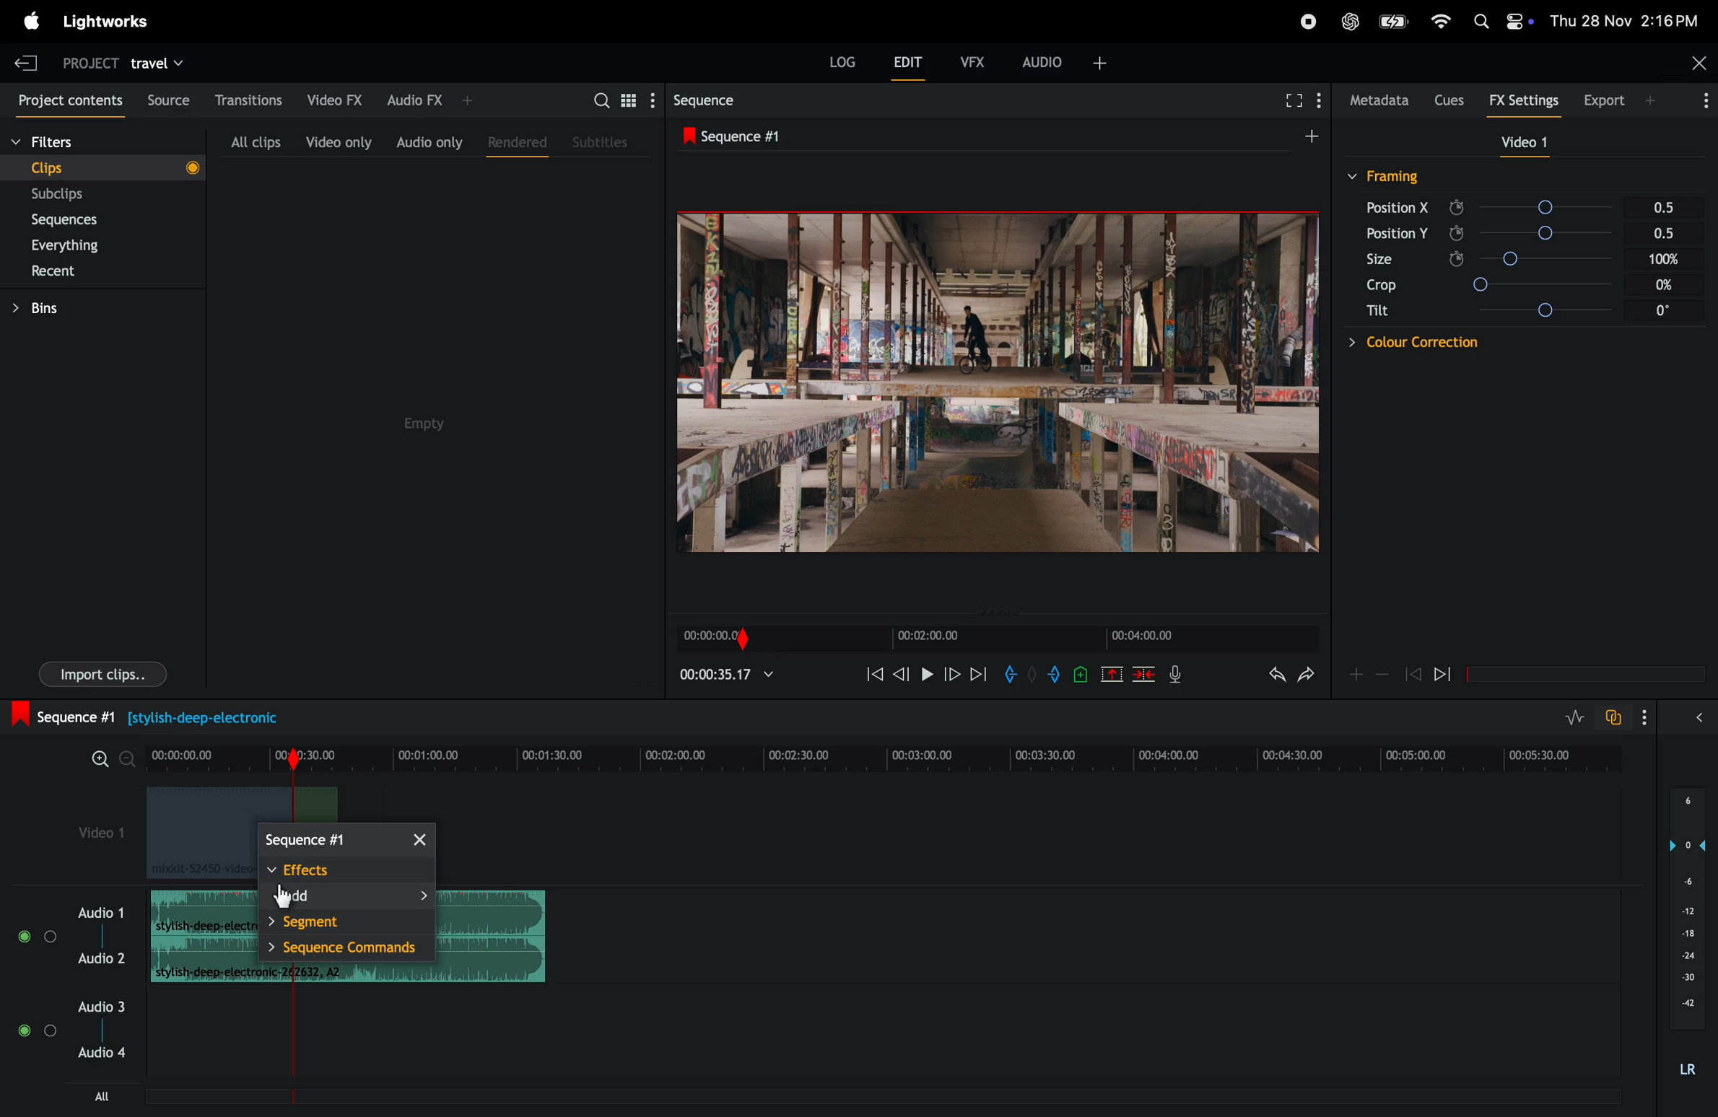 Image resolution: width=1718 pixels, height=1117 pixels. Describe the element at coordinates (728, 674) in the screenshot. I see `play time` at that location.